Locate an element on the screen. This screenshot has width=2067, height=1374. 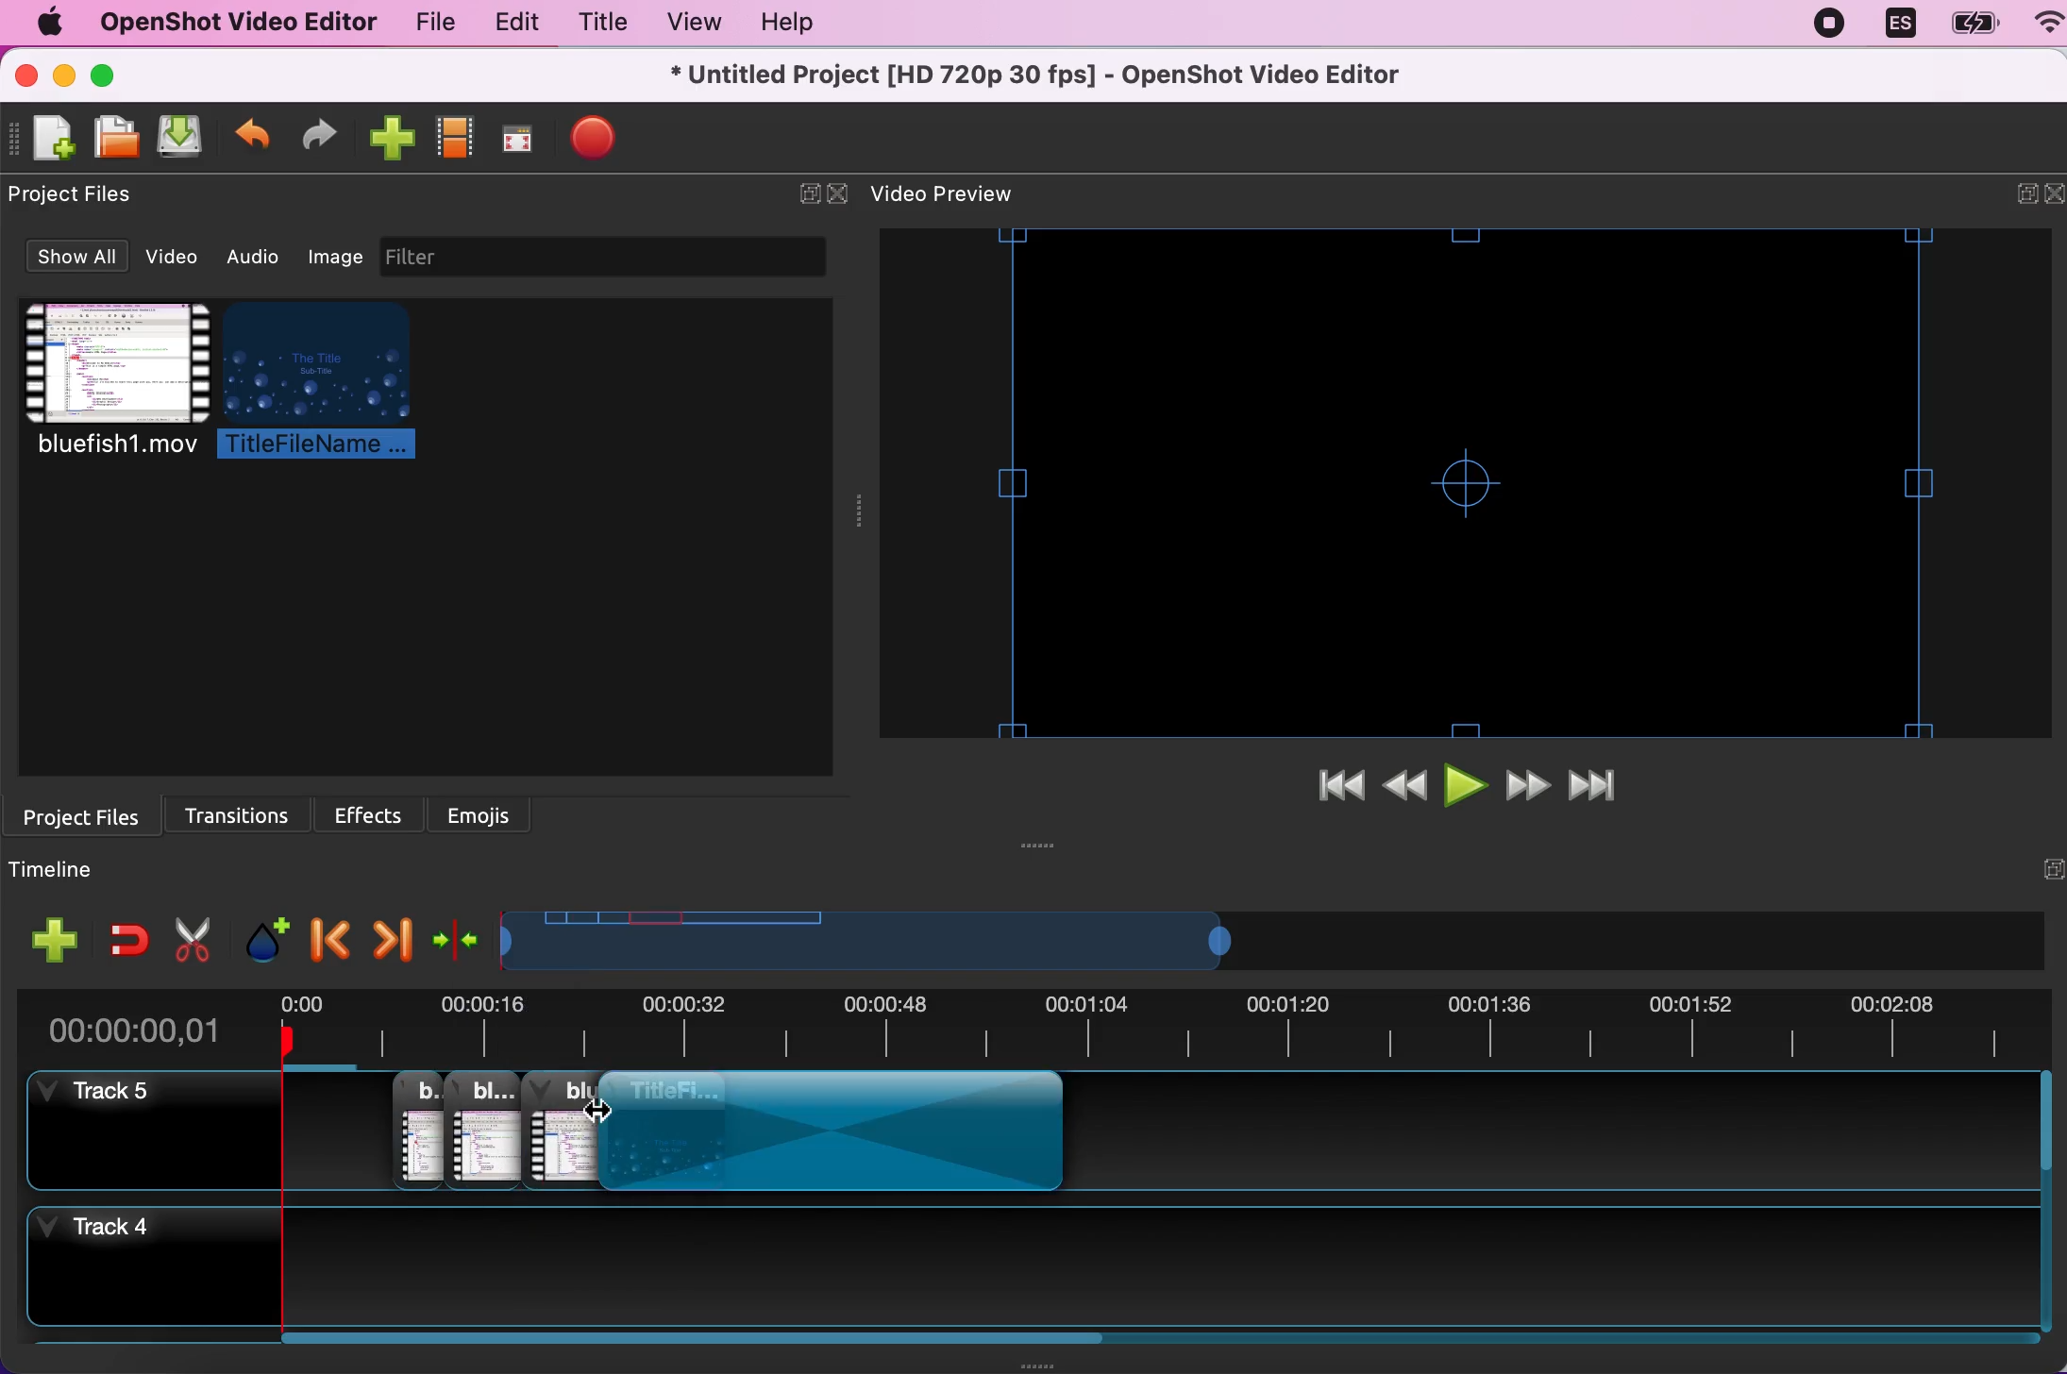
wifi is located at coordinates (2040, 25).